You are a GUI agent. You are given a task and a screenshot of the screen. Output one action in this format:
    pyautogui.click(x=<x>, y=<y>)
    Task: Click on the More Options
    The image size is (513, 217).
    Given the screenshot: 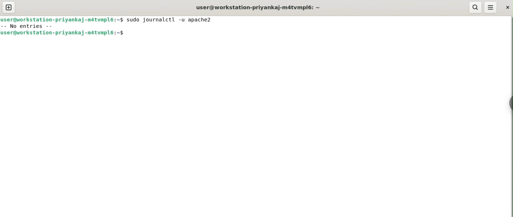 What is the action you would take?
    pyautogui.click(x=491, y=7)
    